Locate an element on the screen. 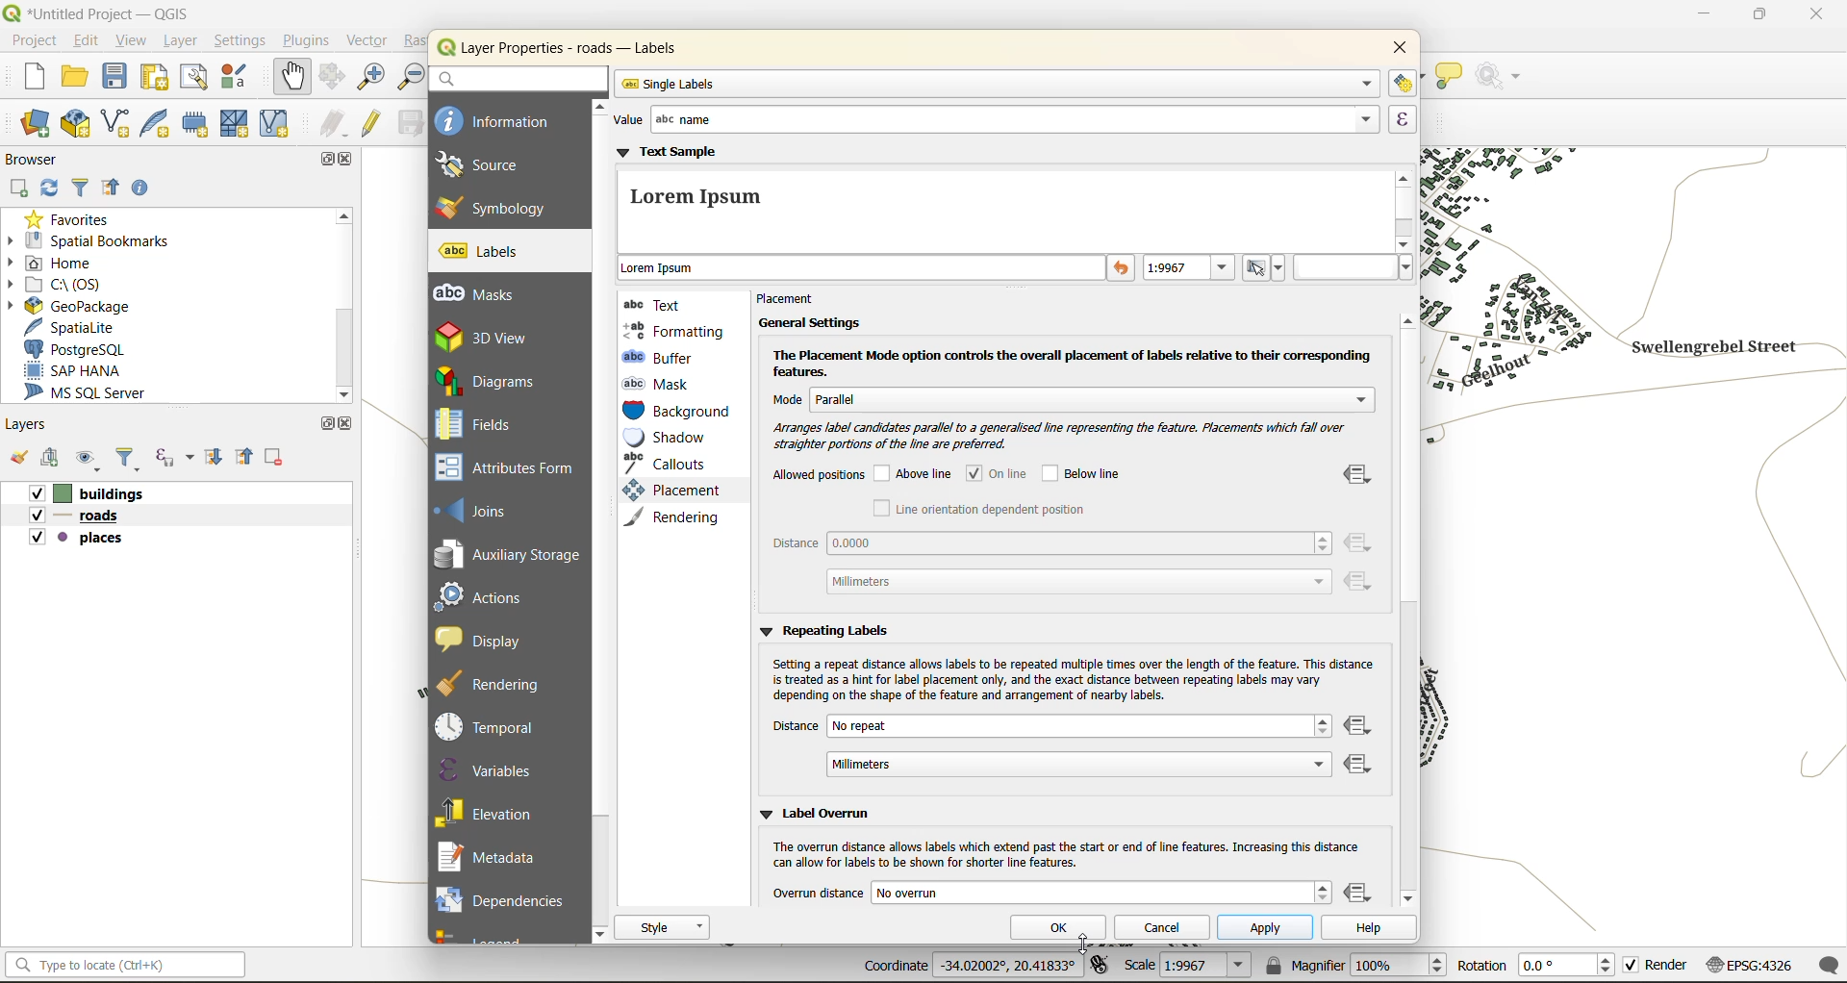  value is located at coordinates (992, 120).